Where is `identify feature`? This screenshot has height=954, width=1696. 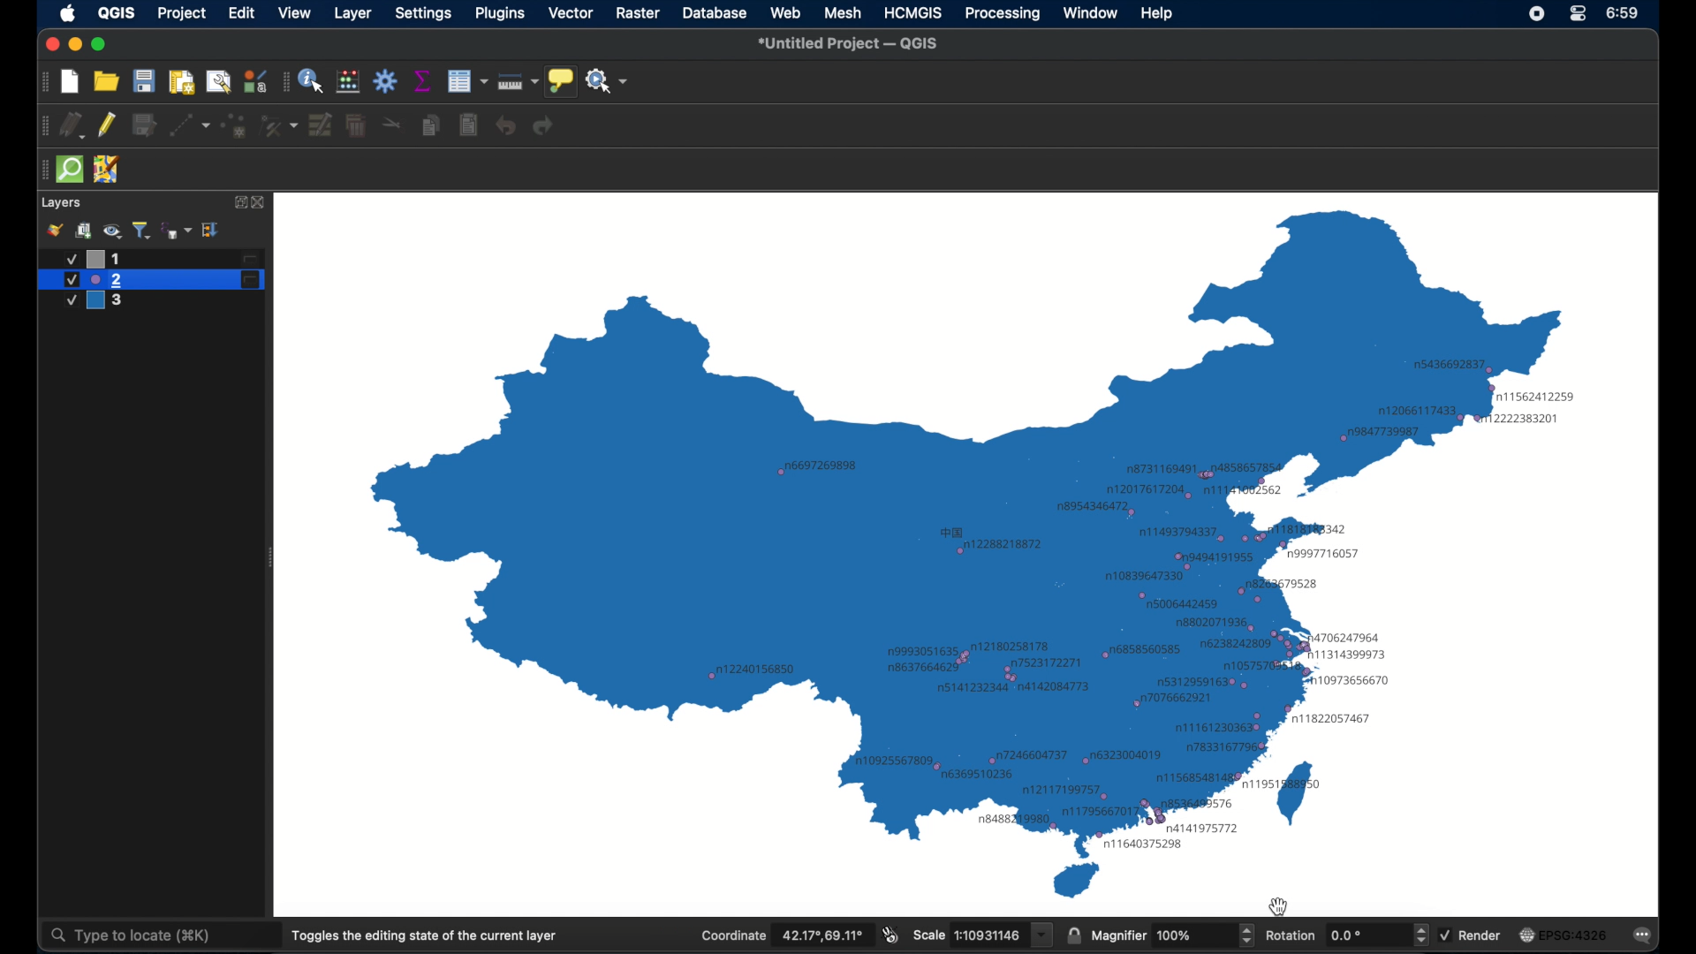
identify feature is located at coordinates (313, 79).